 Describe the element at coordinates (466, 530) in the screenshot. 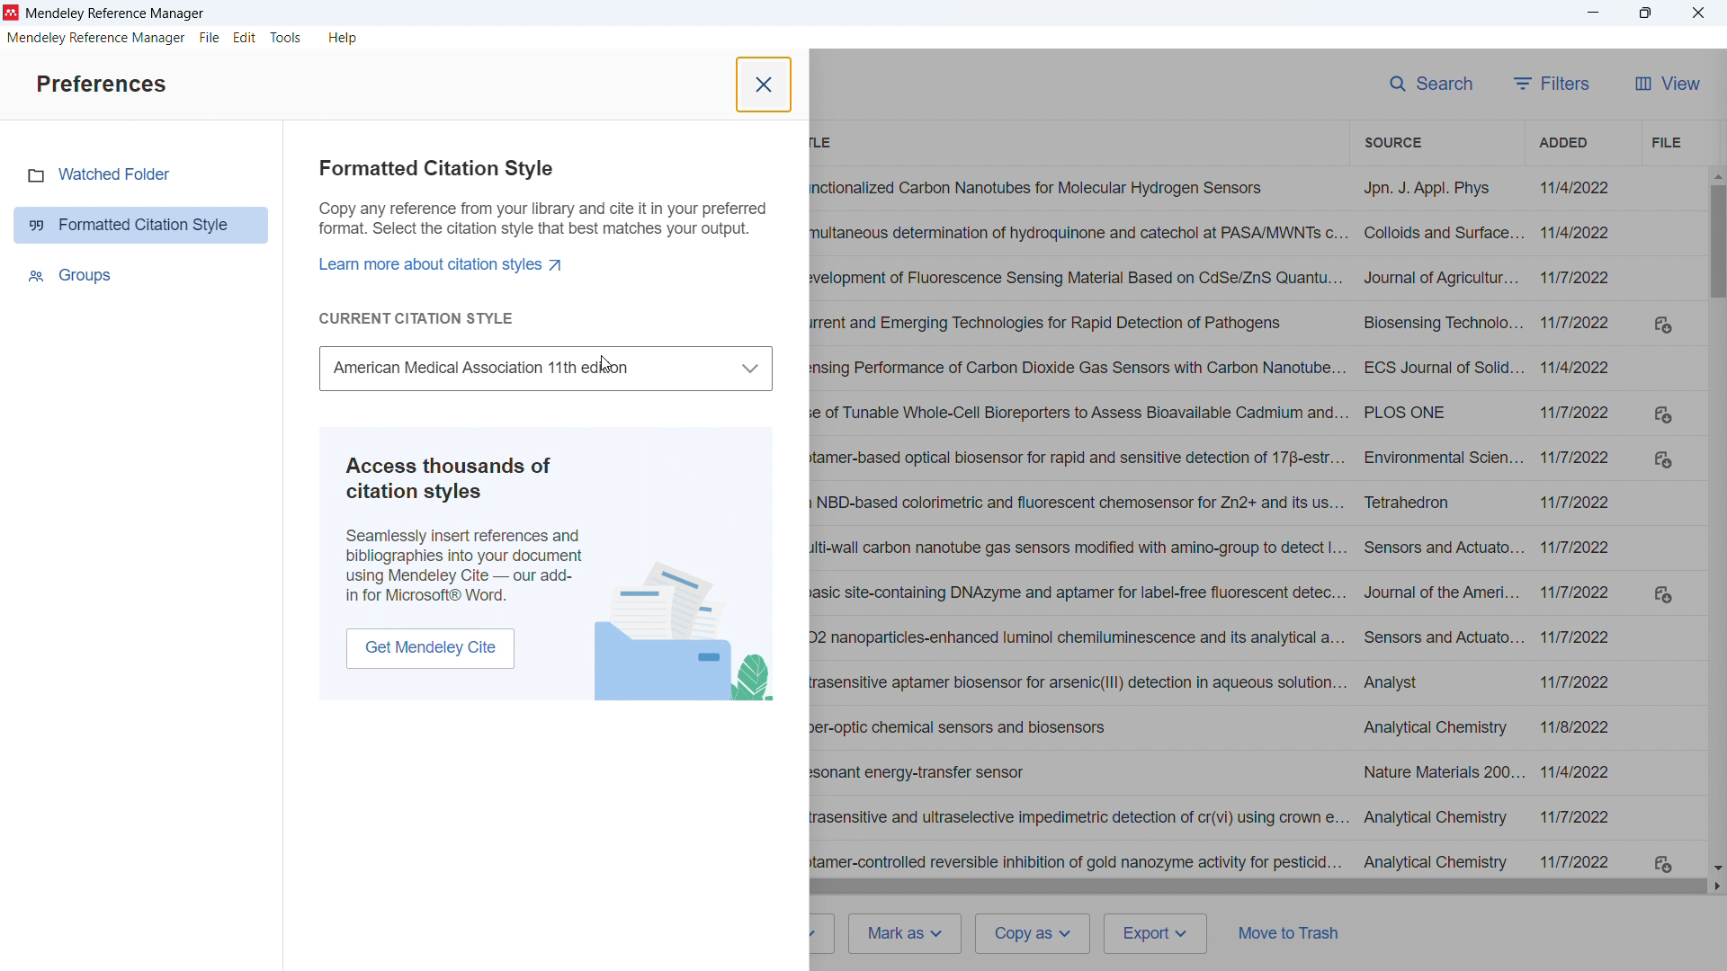

I see `Help tip on accessing thousands of citation styles` at that location.